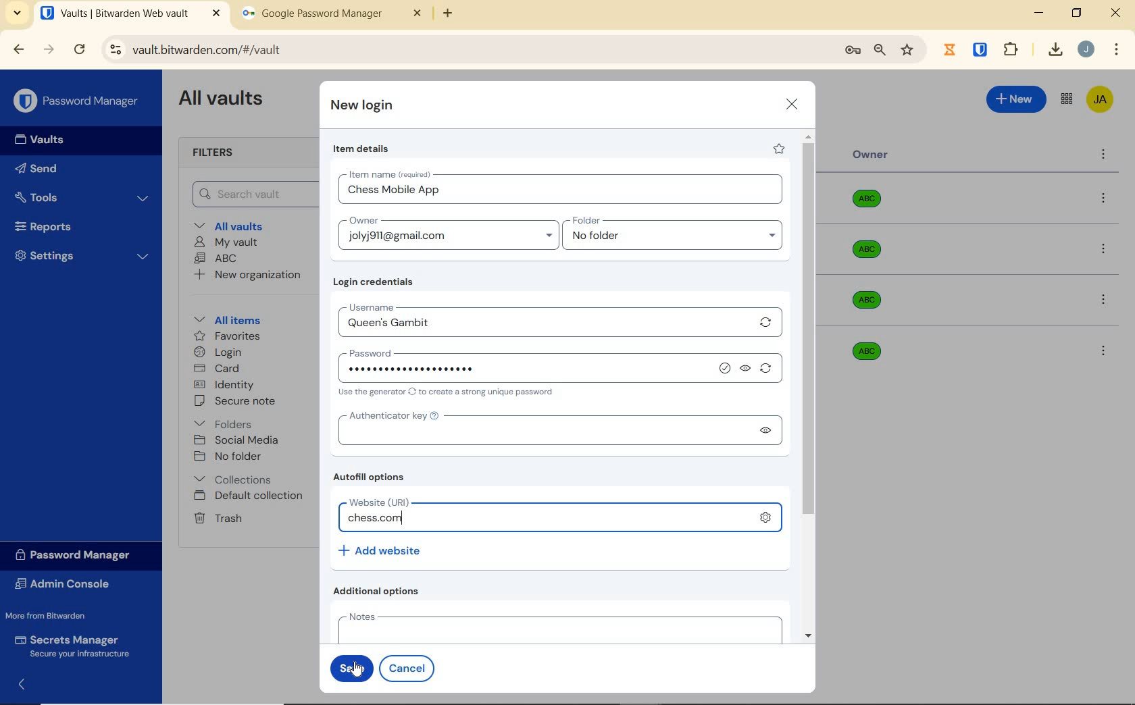 The image size is (1135, 705). I want to click on backward, so click(18, 49).